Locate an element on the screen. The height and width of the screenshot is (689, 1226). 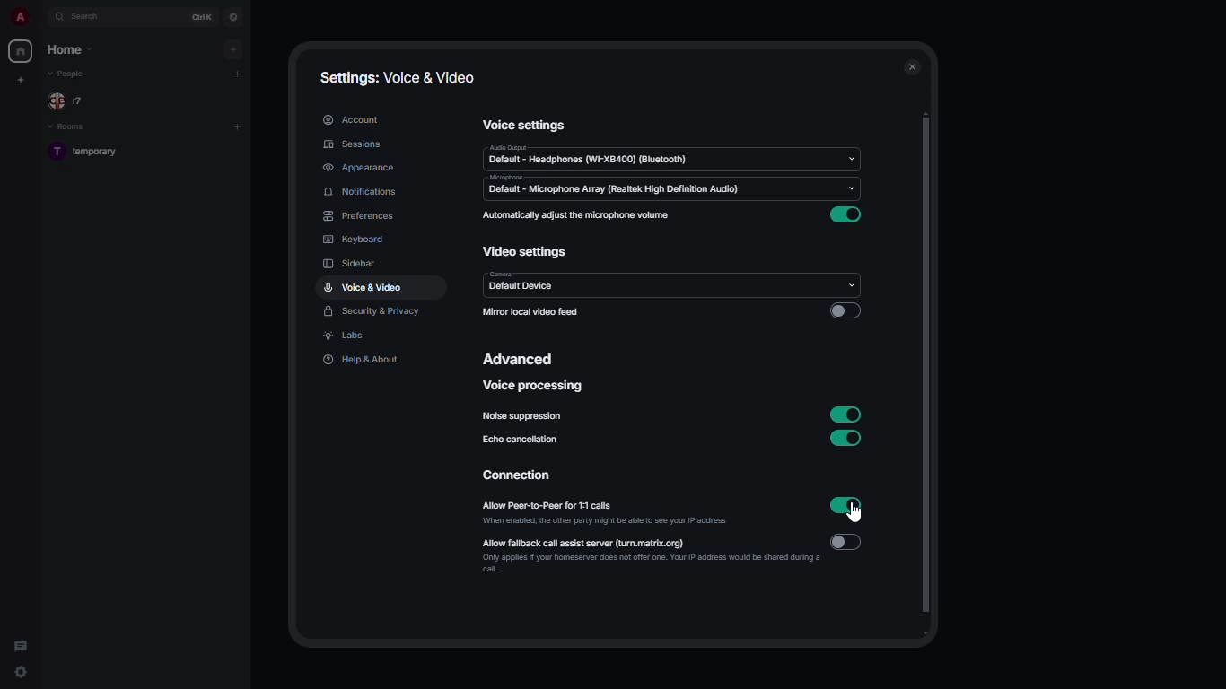
connection is located at coordinates (521, 478).